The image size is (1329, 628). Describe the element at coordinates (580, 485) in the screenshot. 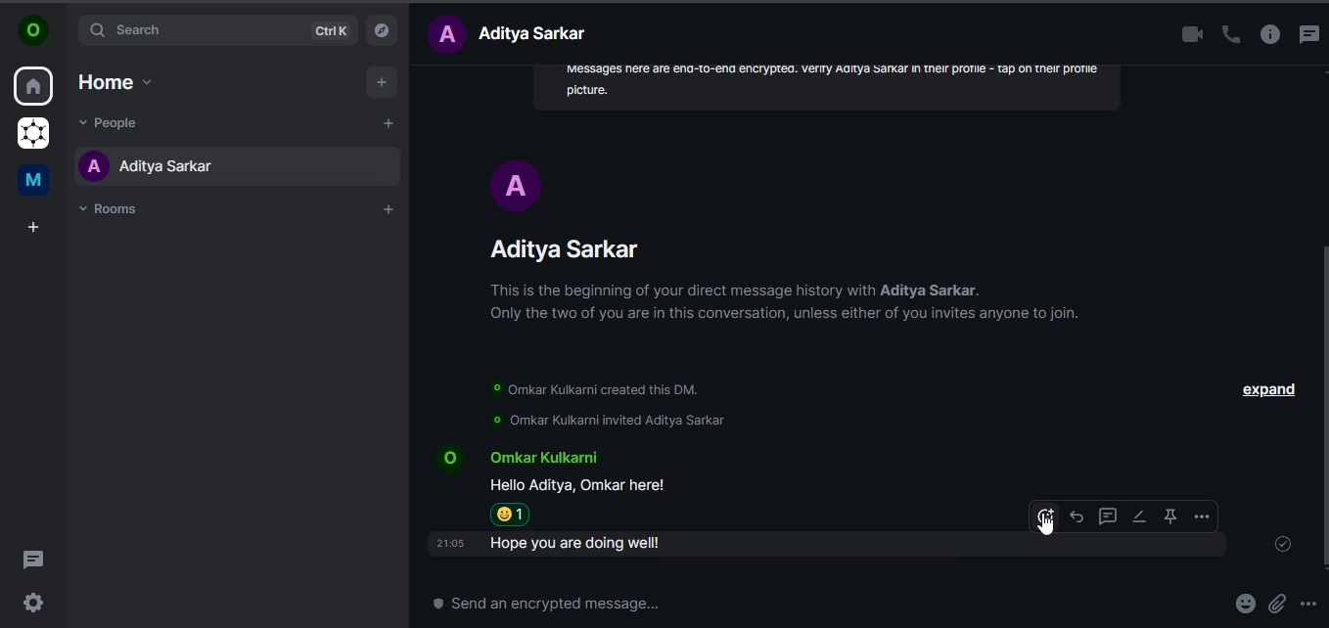

I see `Hello Aditya, Omkar here!` at that location.